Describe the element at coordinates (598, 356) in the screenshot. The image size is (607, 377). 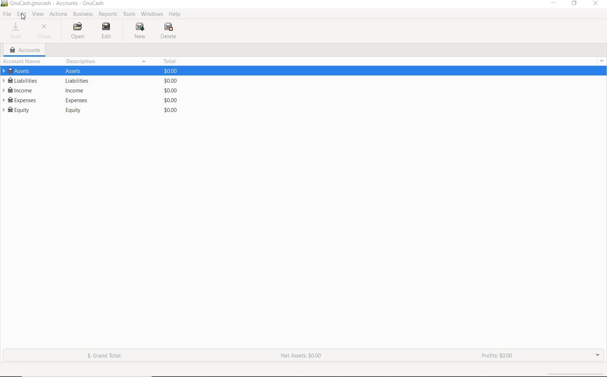
I see `EXPAND` at that location.